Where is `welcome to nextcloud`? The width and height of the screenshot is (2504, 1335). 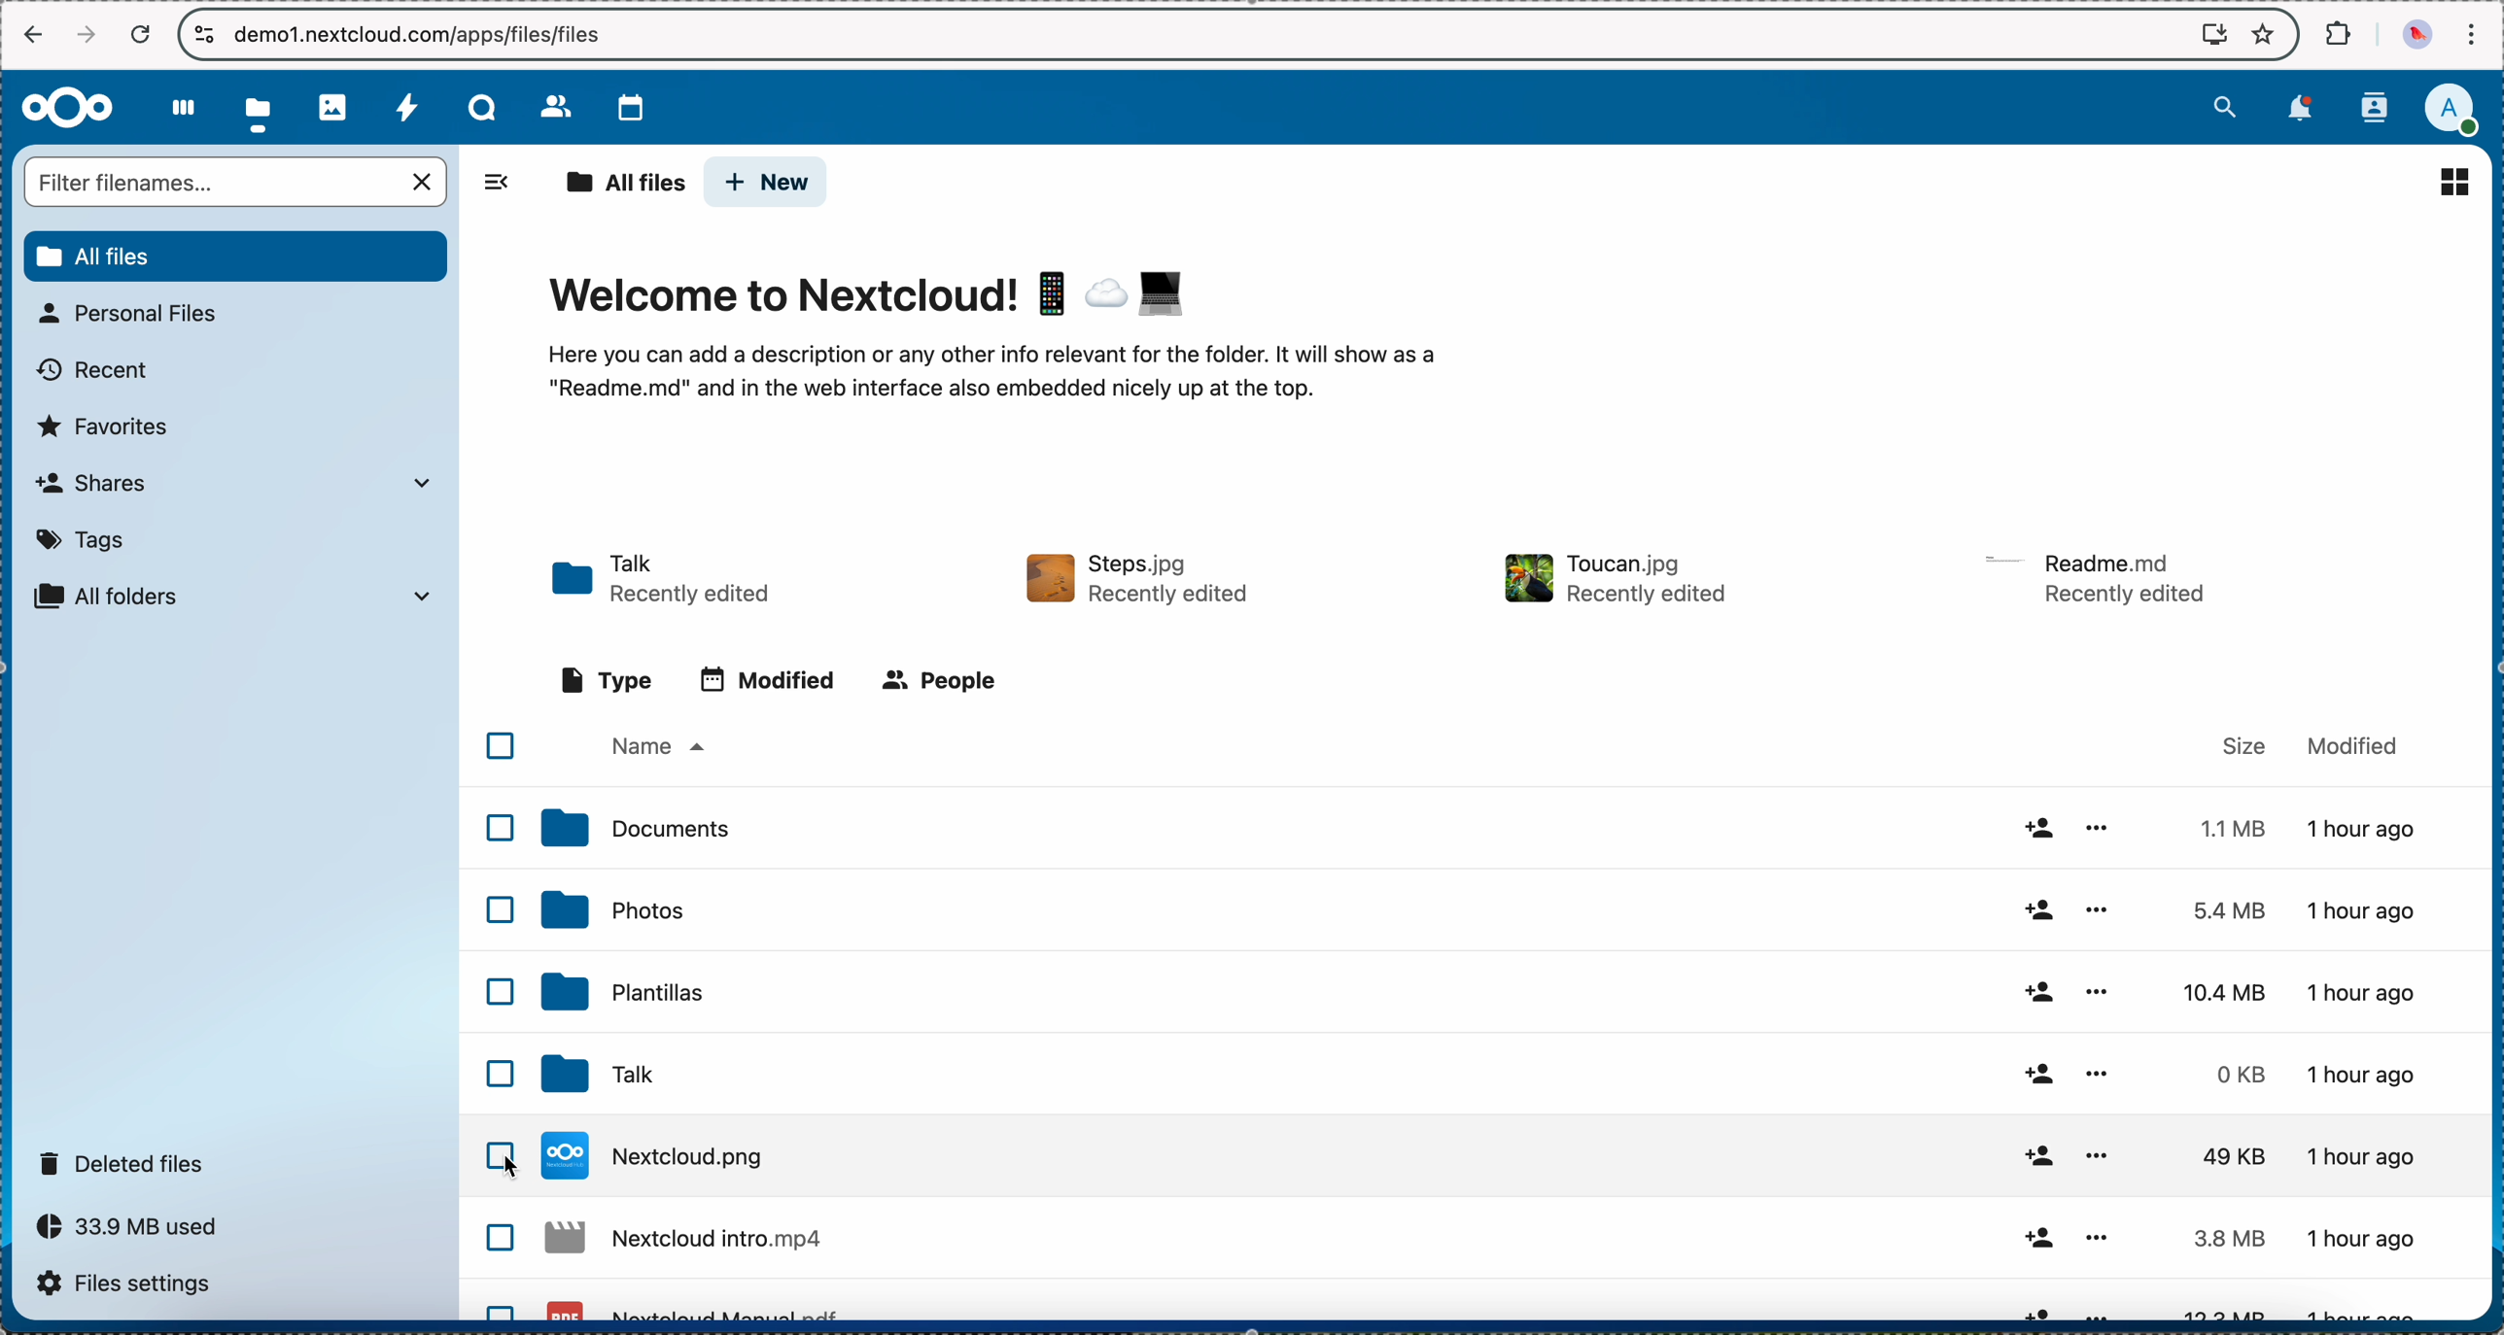 welcome to nextcloud is located at coordinates (1011, 337).